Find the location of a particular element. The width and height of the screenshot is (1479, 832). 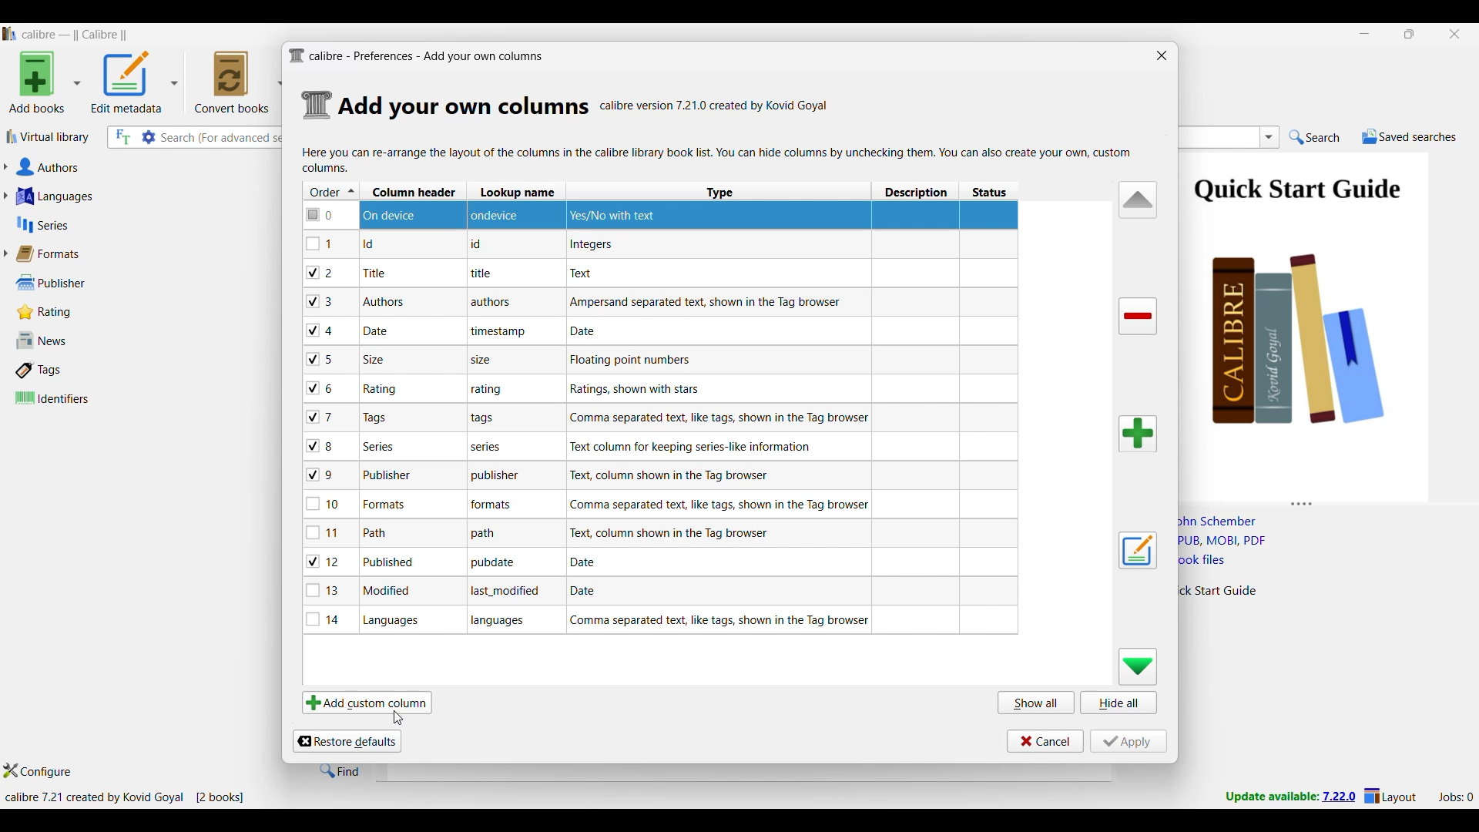

Formats is located at coordinates (55, 253).